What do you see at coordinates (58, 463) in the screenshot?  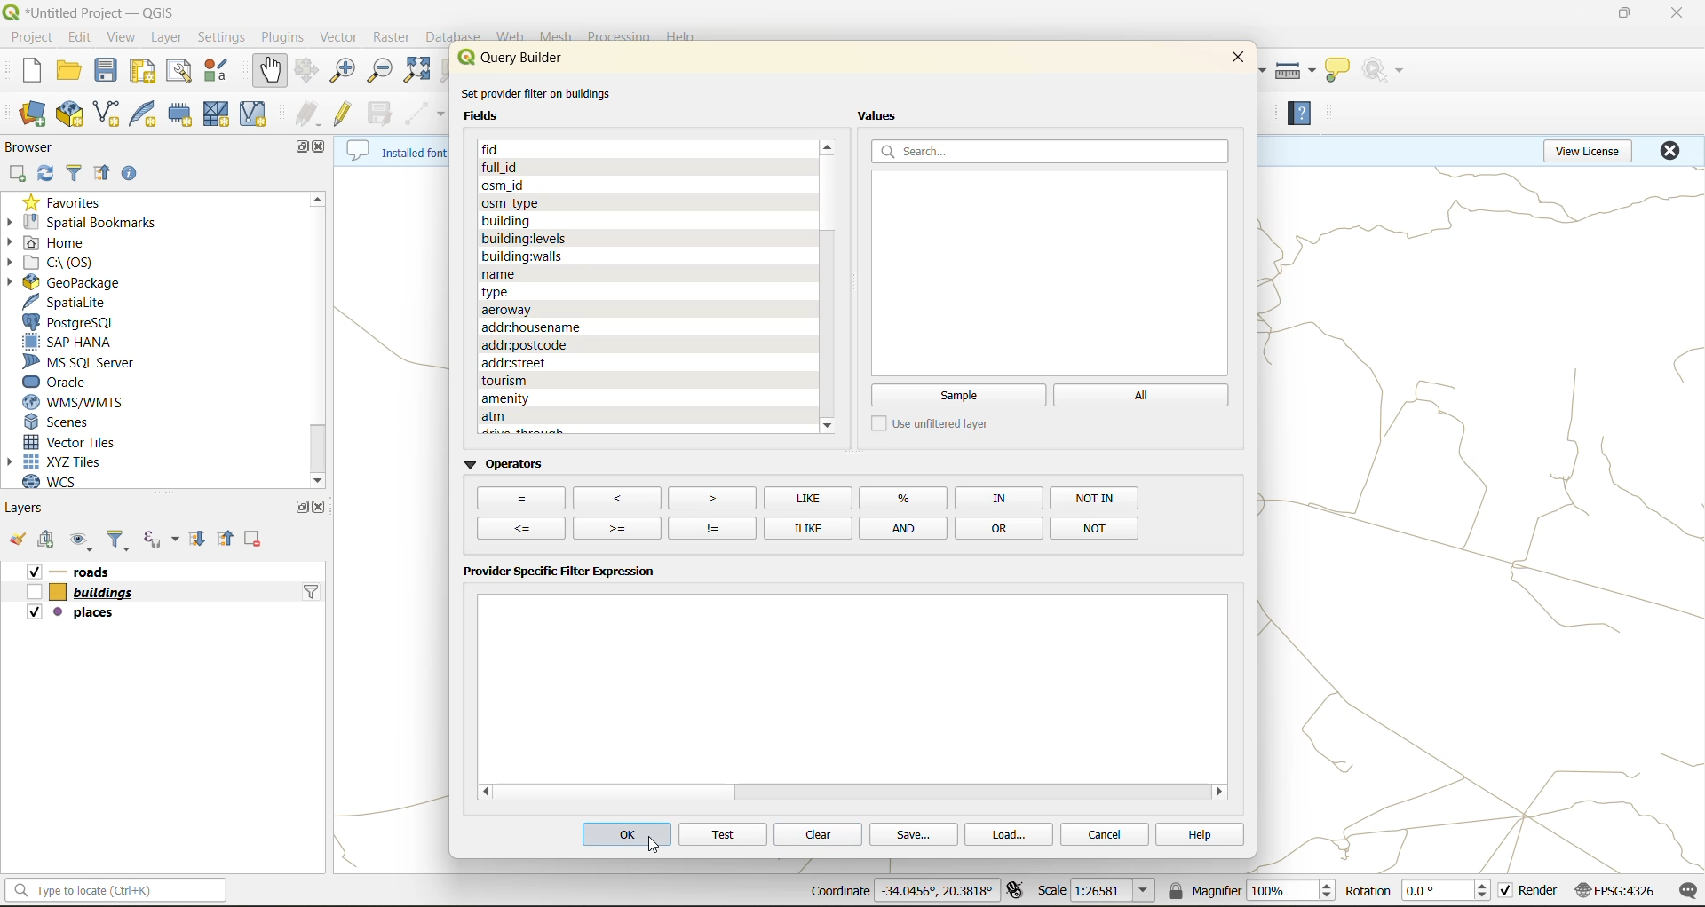 I see `xyz tiles` at bounding box center [58, 463].